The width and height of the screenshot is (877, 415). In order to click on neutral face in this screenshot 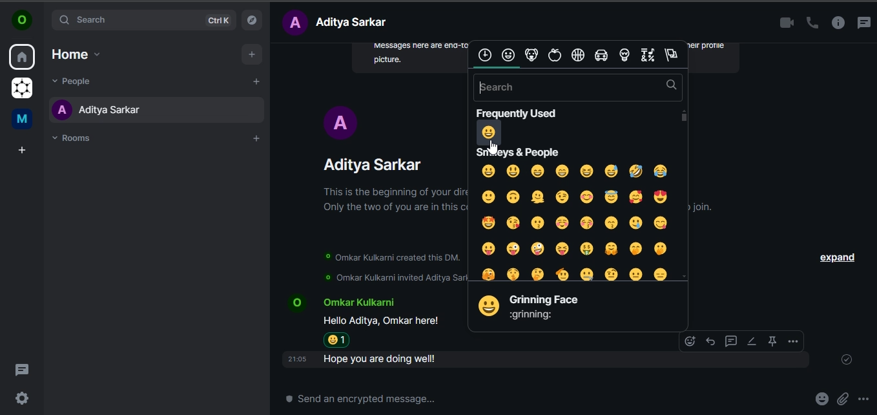, I will do `click(635, 275)`.